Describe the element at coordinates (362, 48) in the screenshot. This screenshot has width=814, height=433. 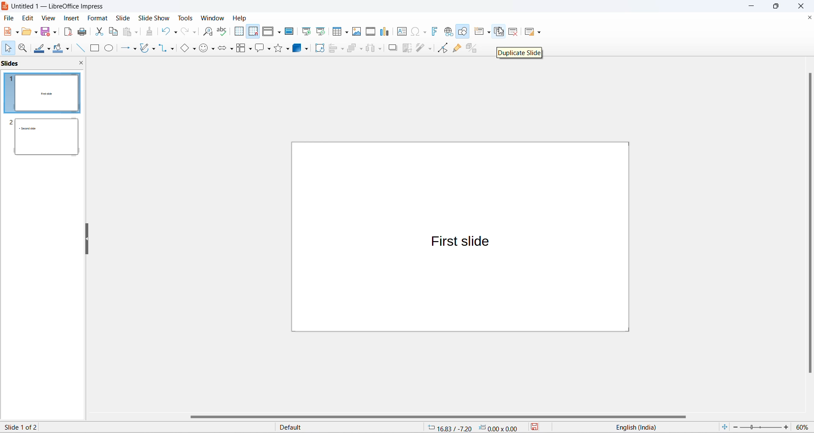
I see `arrange options` at that location.